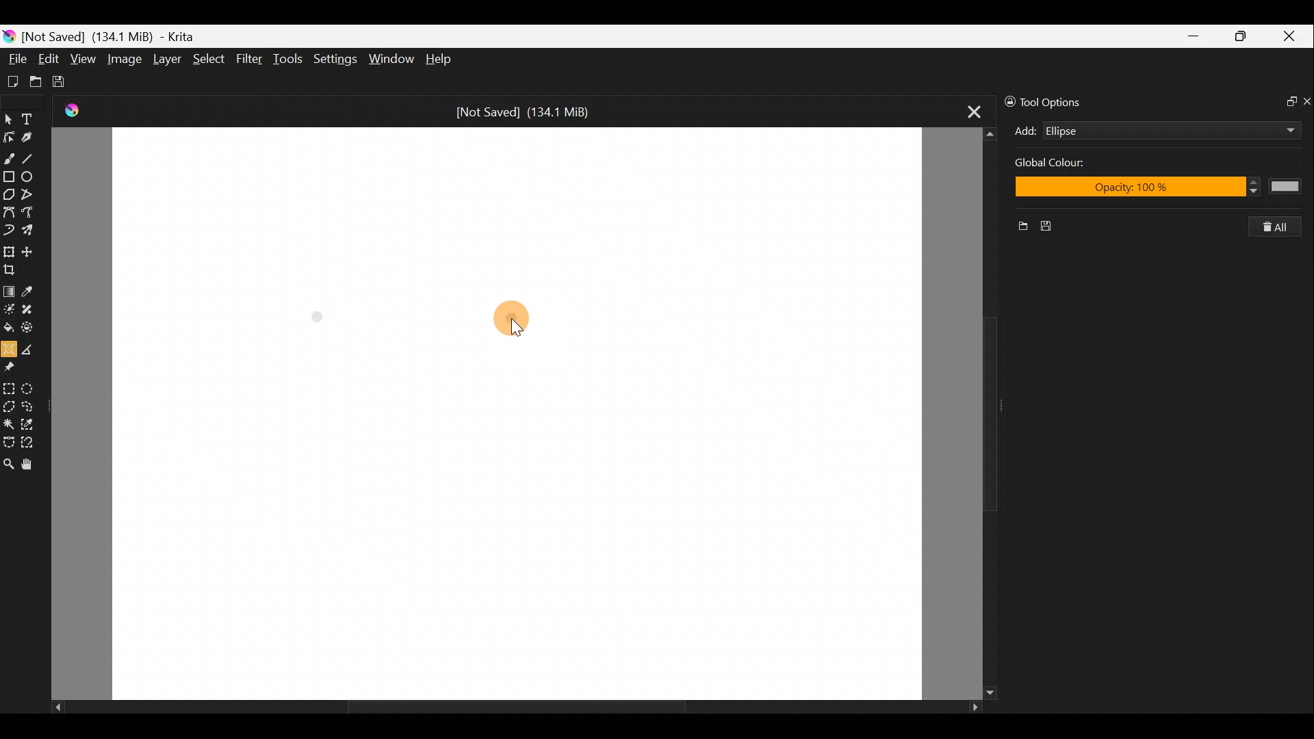  What do you see at coordinates (1067, 165) in the screenshot?
I see `Global color` at bounding box center [1067, 165].